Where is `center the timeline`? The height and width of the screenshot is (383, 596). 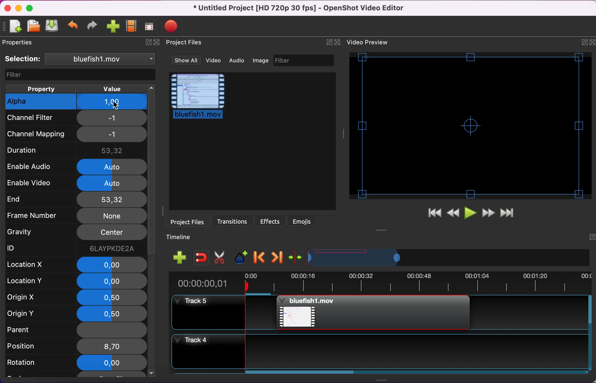
center the timeline is located at coordinates (296, 258).